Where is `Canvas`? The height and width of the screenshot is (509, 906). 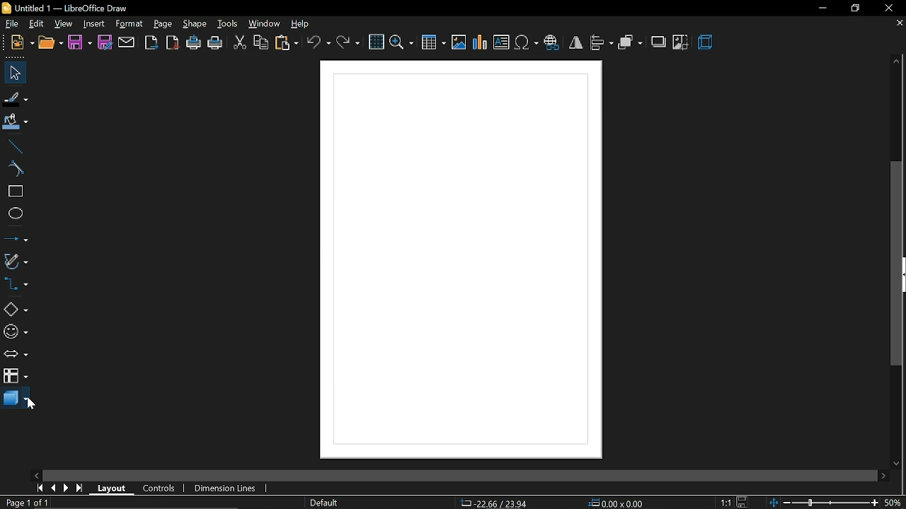
Canvas is located at coordinates (459, 261).